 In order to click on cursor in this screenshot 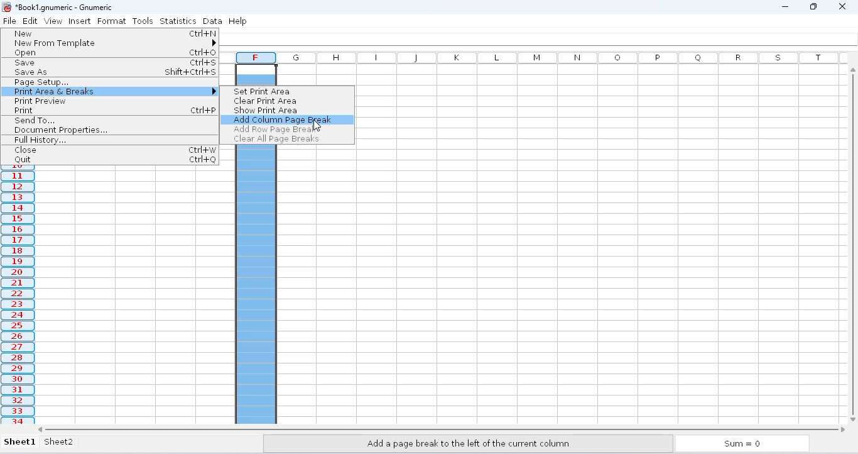, I will do `click(317, 126)`.